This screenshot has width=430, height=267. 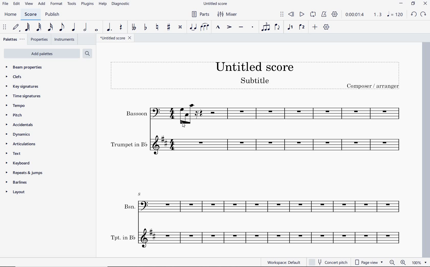 I want to click on loop playback, so click(x=313, y=15).